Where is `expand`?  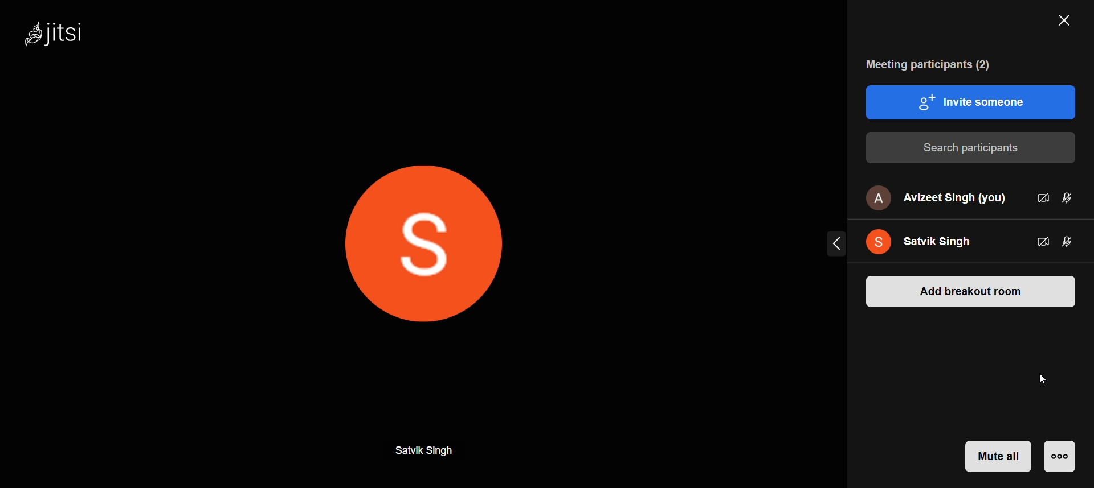
expand is located at coordinates (834, 243).